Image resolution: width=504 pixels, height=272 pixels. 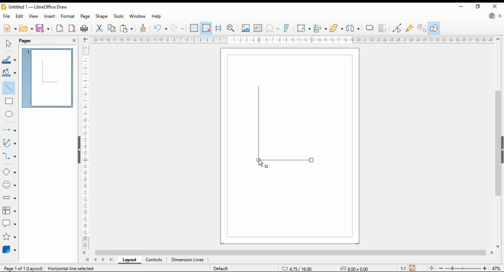 What do you see at coordinates (296, 268) in the screenshot?
I see `screen size` at bounding box center [296, 268].